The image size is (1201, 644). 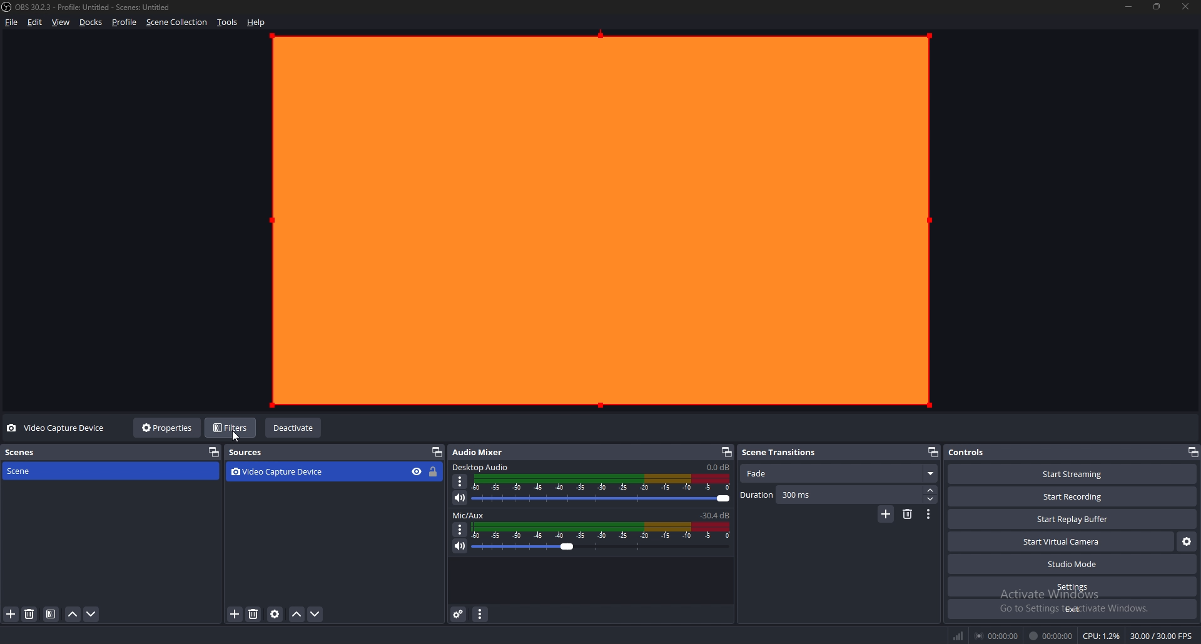 What do you see at coordinates (1050, 636) in the screenshot?
I see ` 00:00:00` at bounding box center [1050, 636].